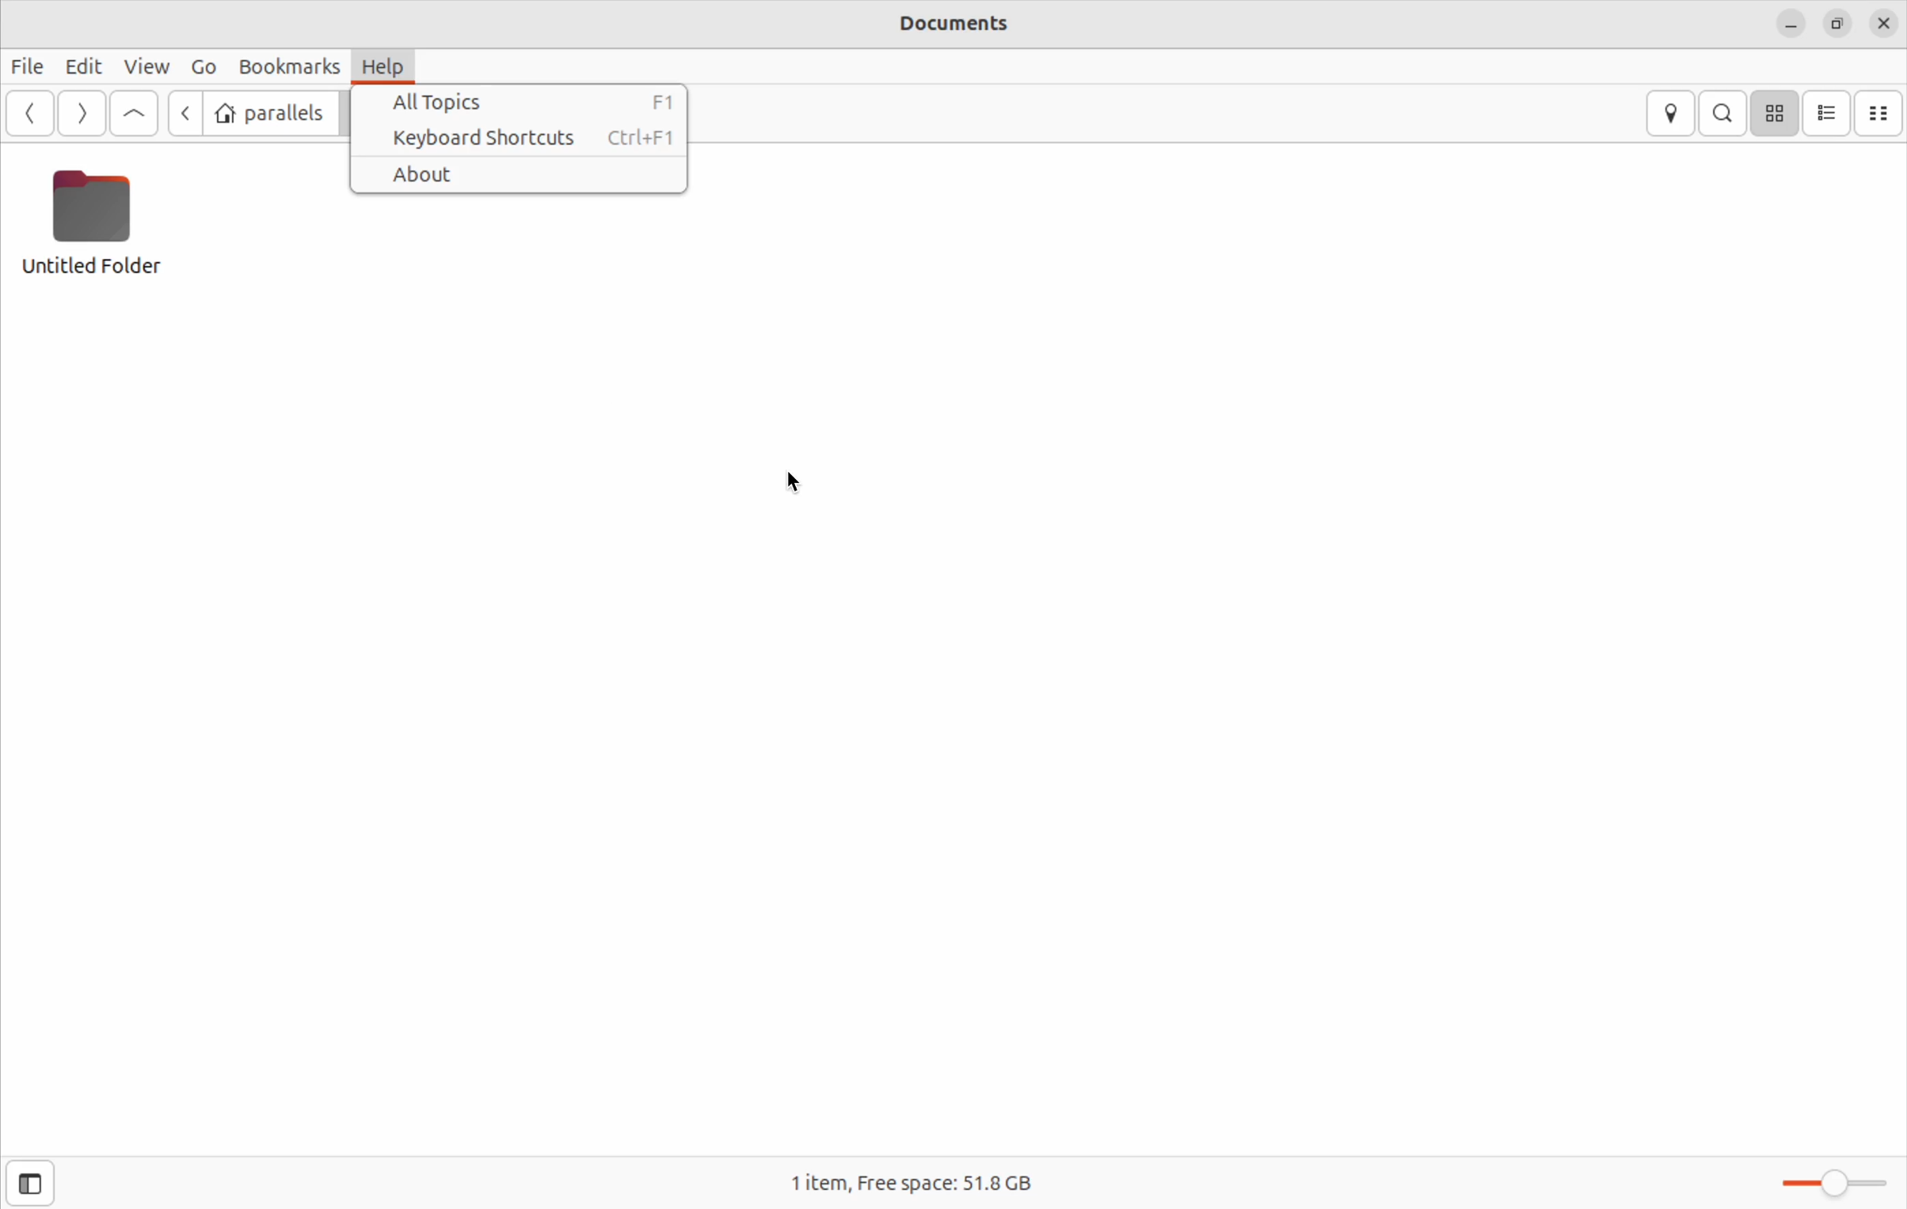  What do you see at coordinates (532, 139) in the screenshot?
I see `keyboards` at bounding box center [532, 139].